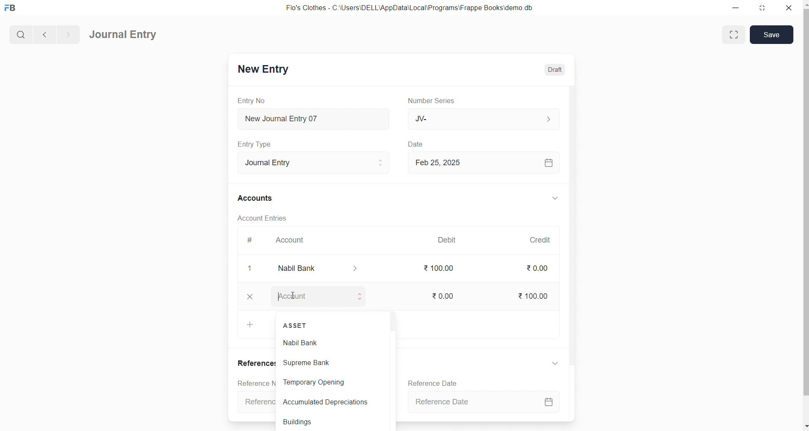  I want to click on Add Row, so click(251, 295).